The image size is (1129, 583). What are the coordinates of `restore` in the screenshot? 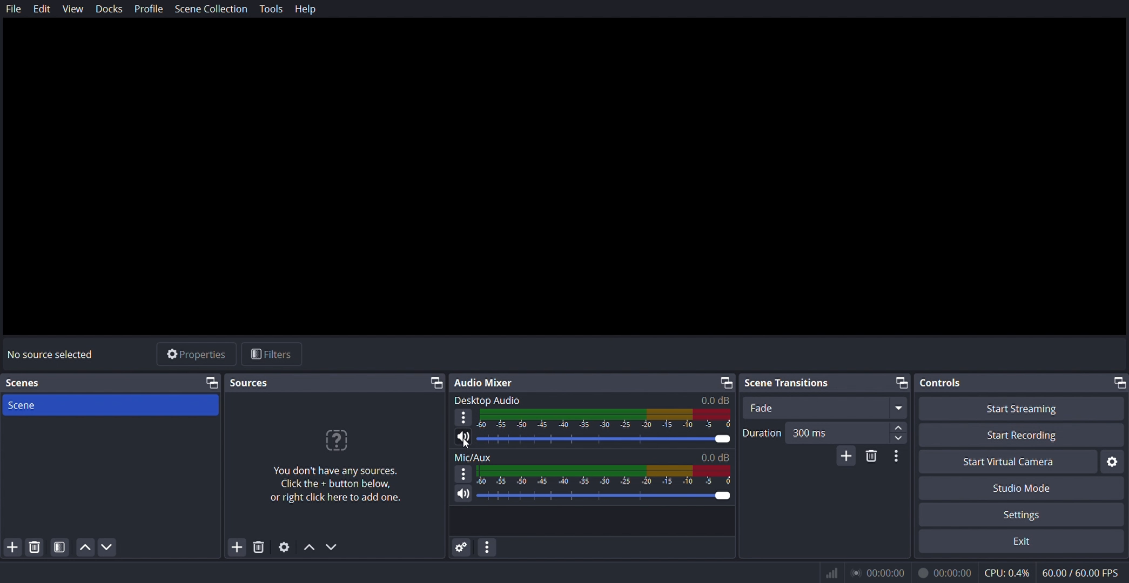 It's located at (1115, 383).